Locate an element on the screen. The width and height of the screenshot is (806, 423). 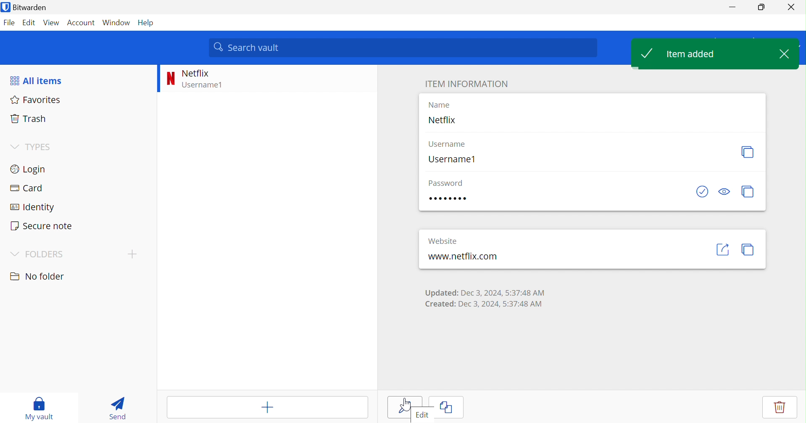
N is located at coordinates (171, 77).